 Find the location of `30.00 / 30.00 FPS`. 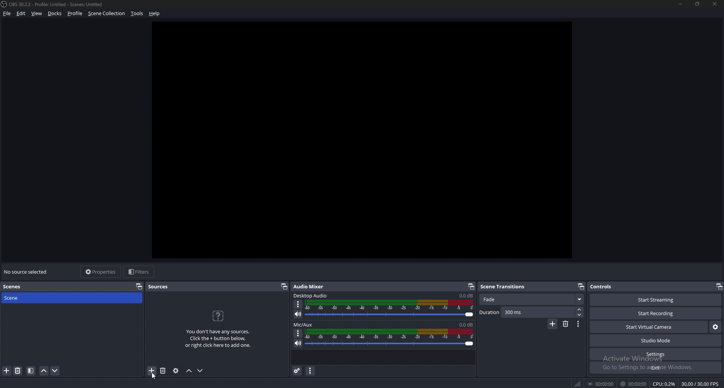

30.00 / 30.00 FPS is located at coordinates (700, 384).